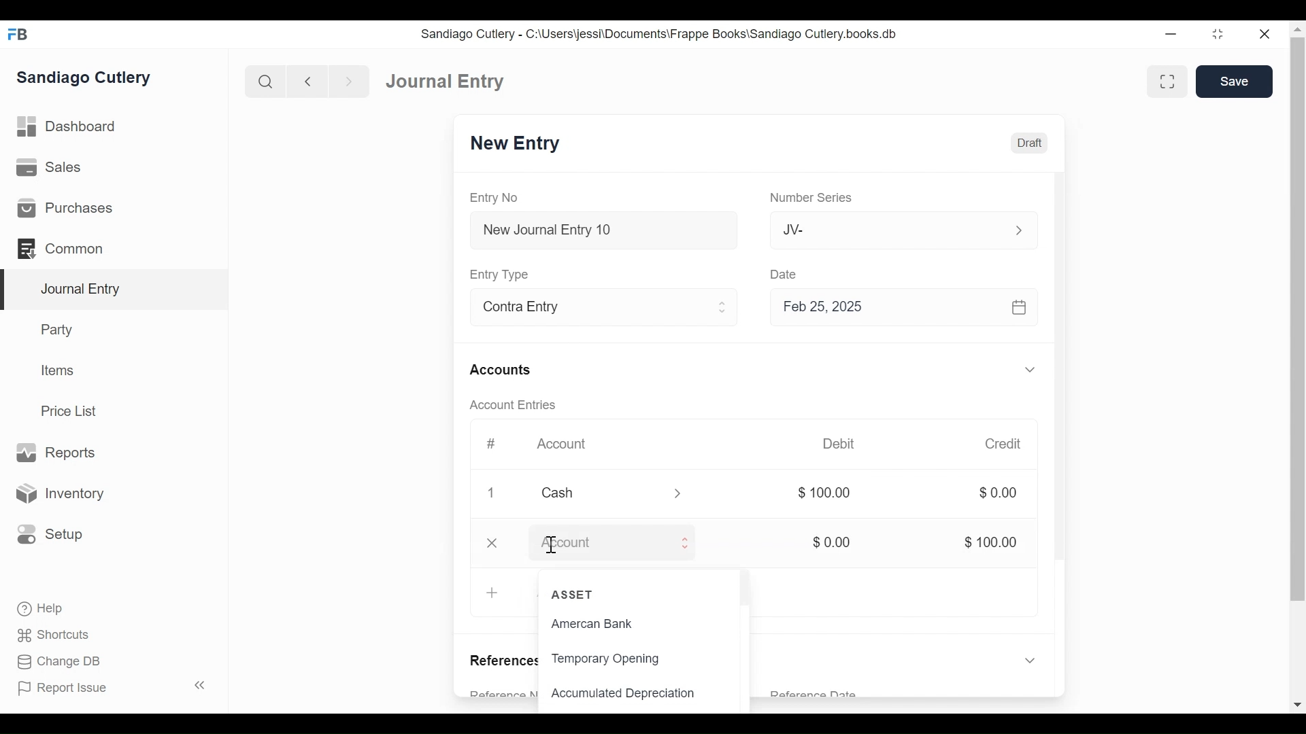 Image resolution: width=1306 pixels, height=734 pixels. I want to click on Vertical scroll bar, so click(1298, 319).